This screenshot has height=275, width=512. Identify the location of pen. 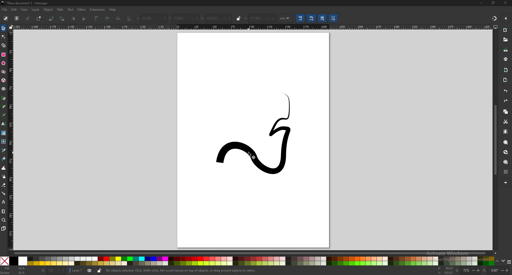
(3, 98).